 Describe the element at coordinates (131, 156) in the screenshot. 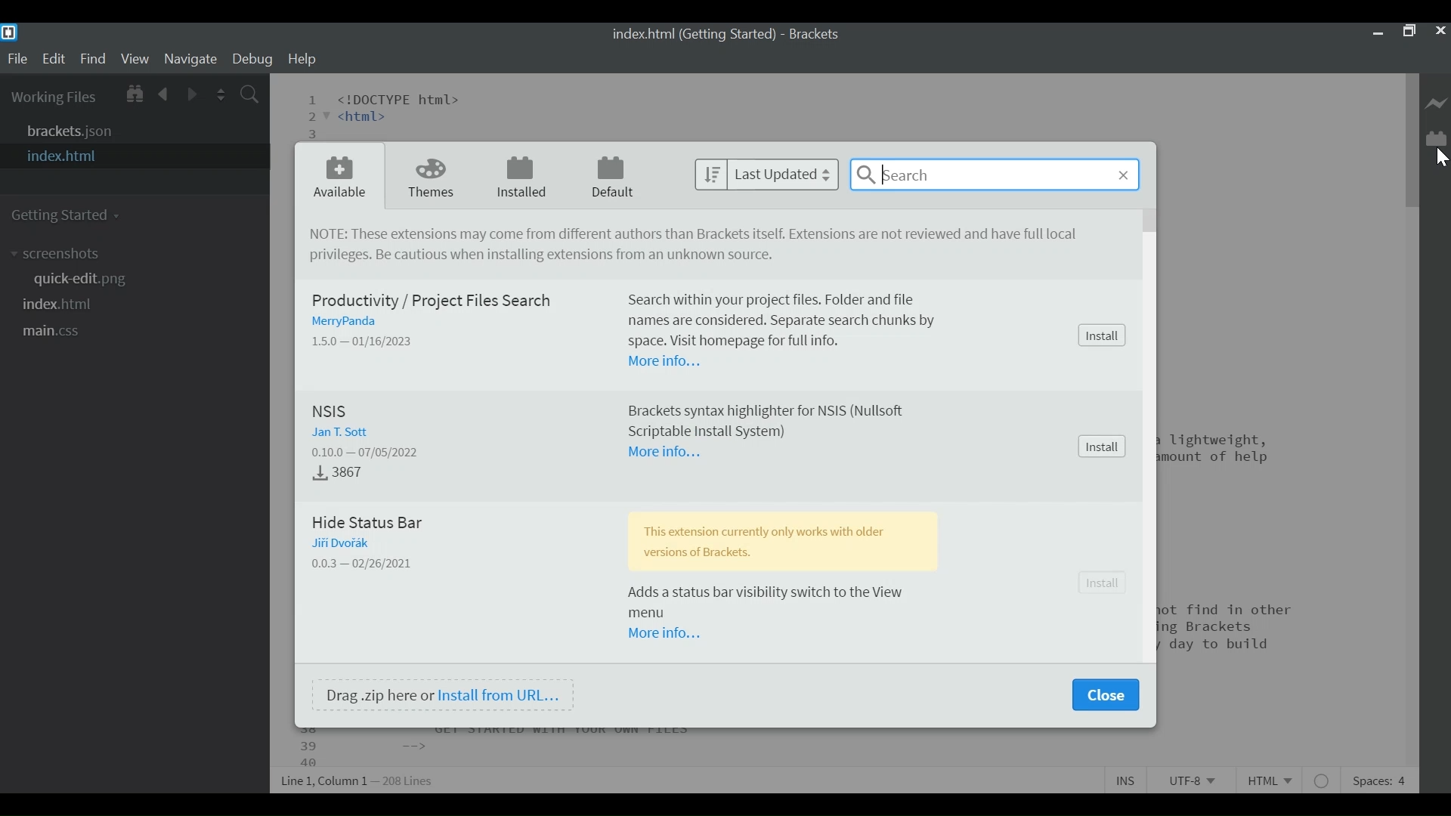

I see `index.html` at that location.